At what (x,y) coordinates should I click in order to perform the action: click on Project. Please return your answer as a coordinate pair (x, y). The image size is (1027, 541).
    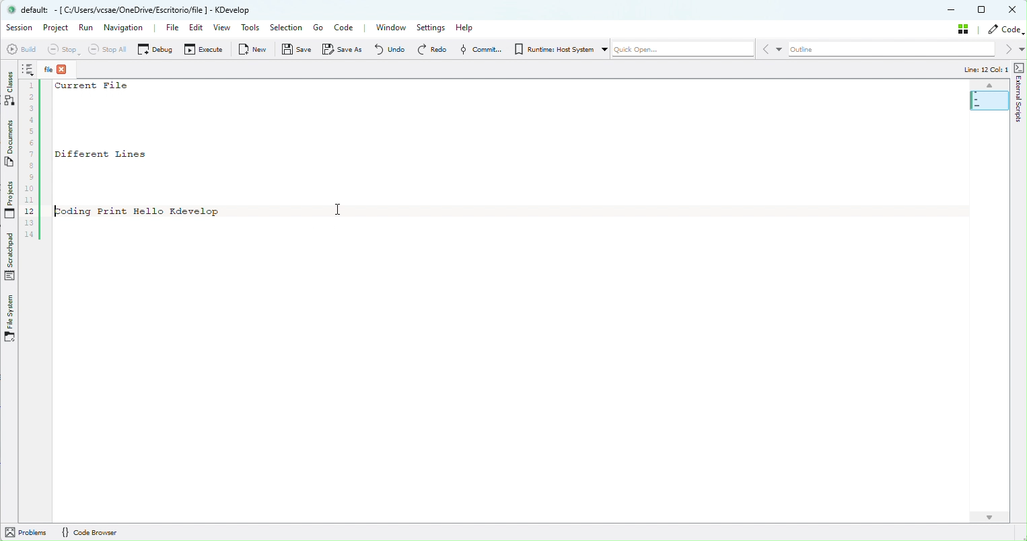
    Looking at the image, I should click on (54, 28).